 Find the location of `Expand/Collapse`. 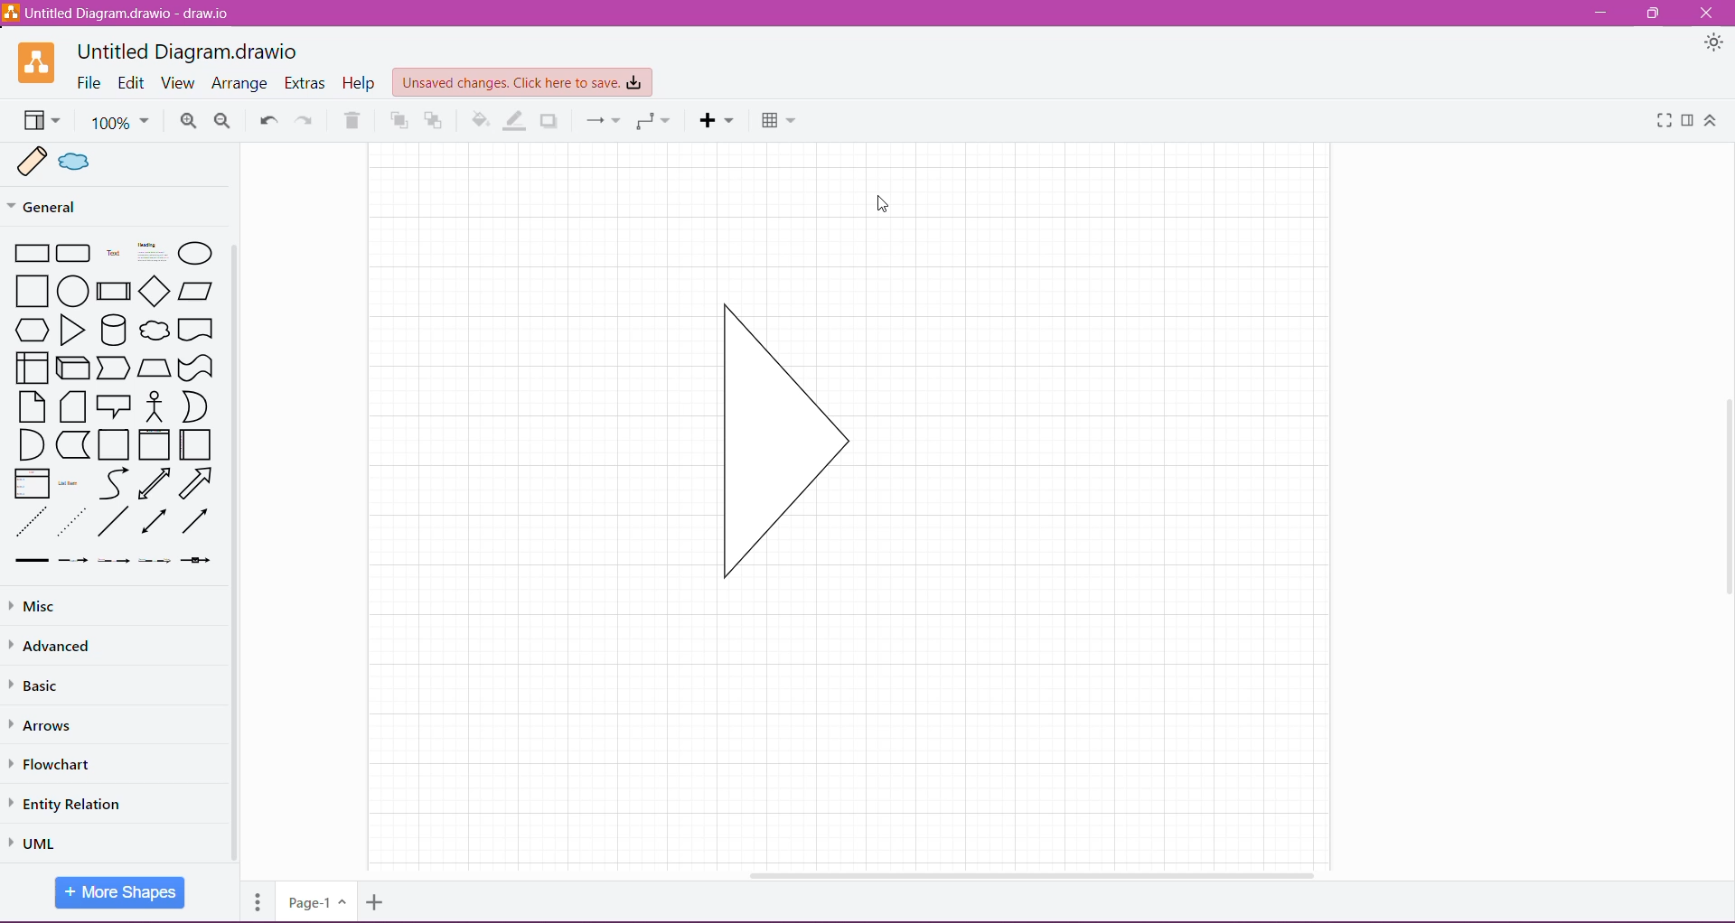

Expand/Collapse is located at coordinates (1715, 121).